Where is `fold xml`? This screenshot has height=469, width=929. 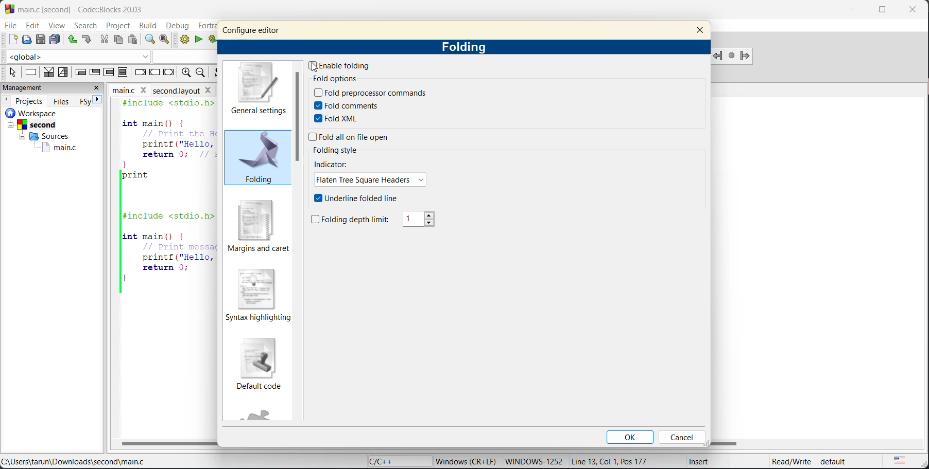
fold xml is located at coordinates (339, 119).